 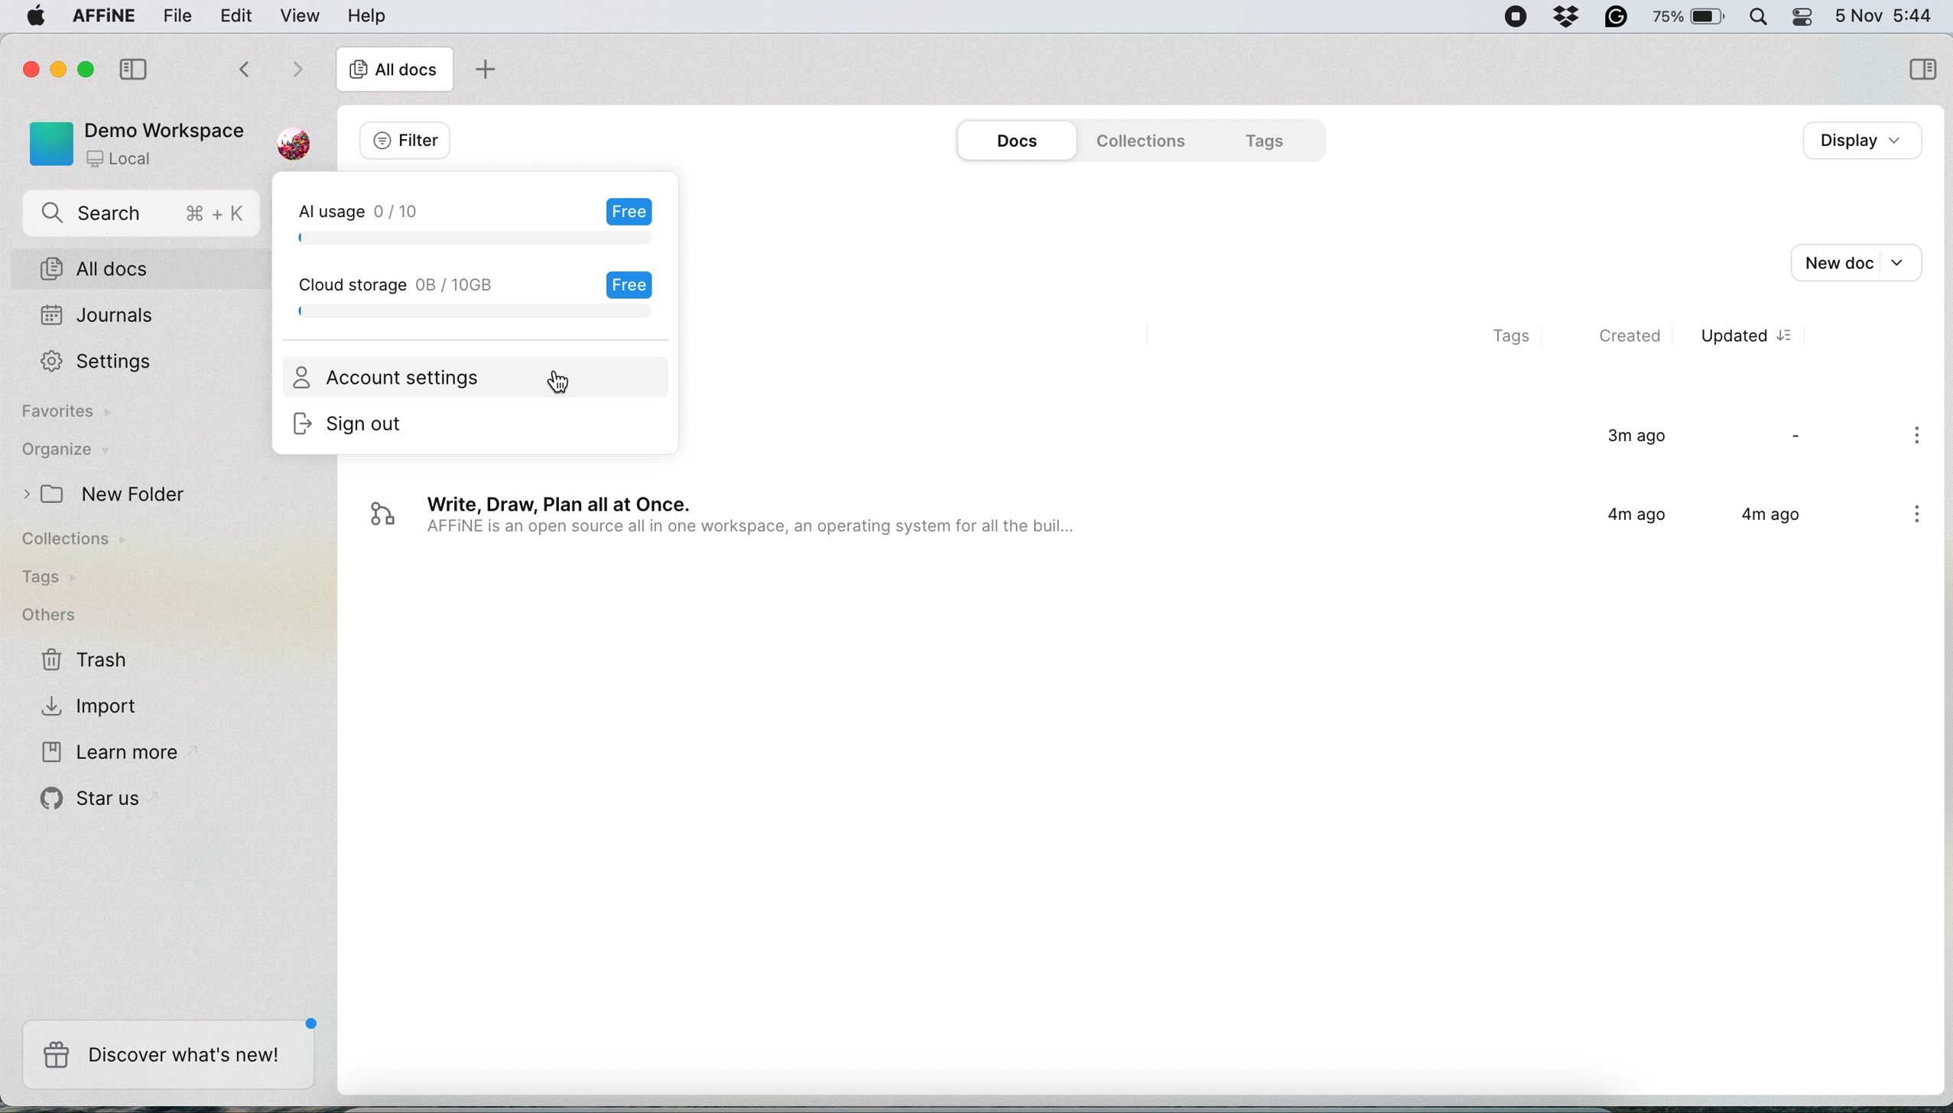 I want to click on filter, so click(x=405, y=141).